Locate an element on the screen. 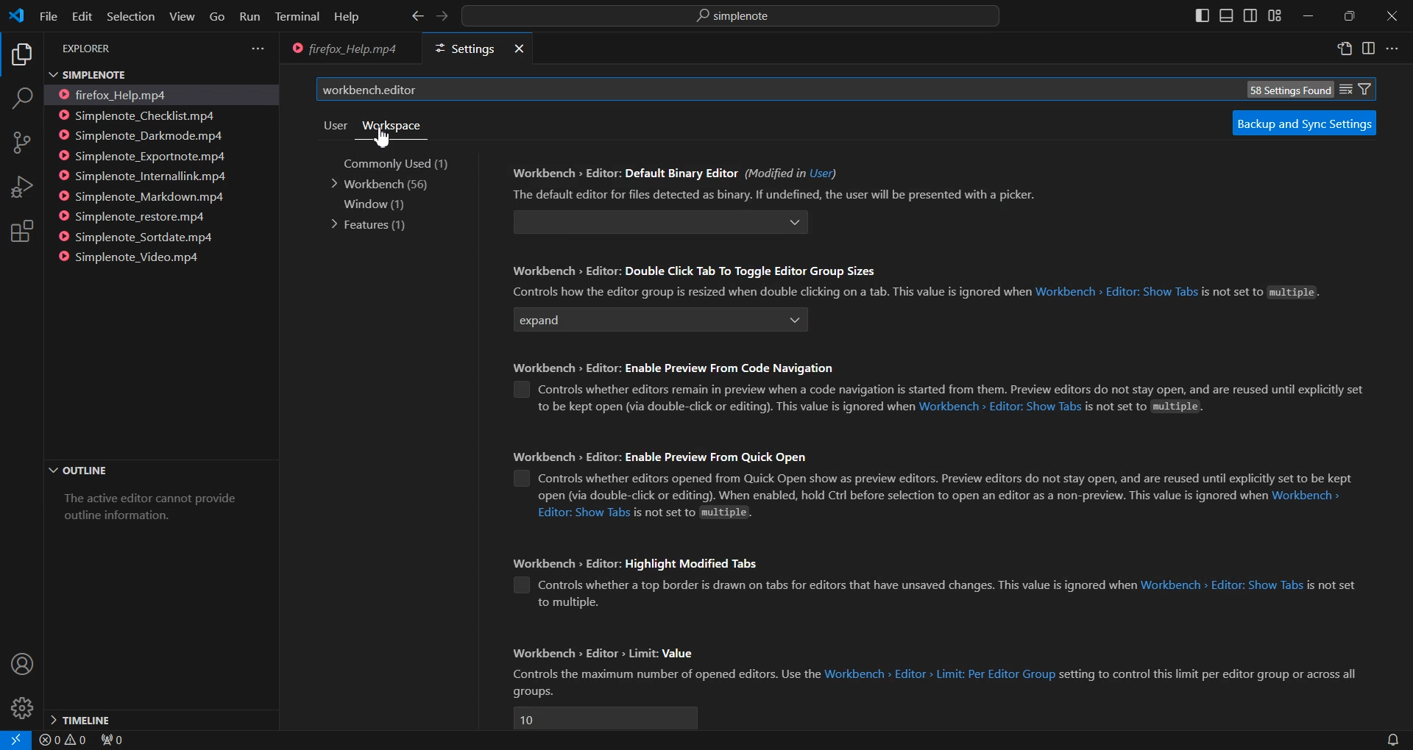 The height and width of the screenshot is (750, 1413). File is located at coordinates (47, 15).